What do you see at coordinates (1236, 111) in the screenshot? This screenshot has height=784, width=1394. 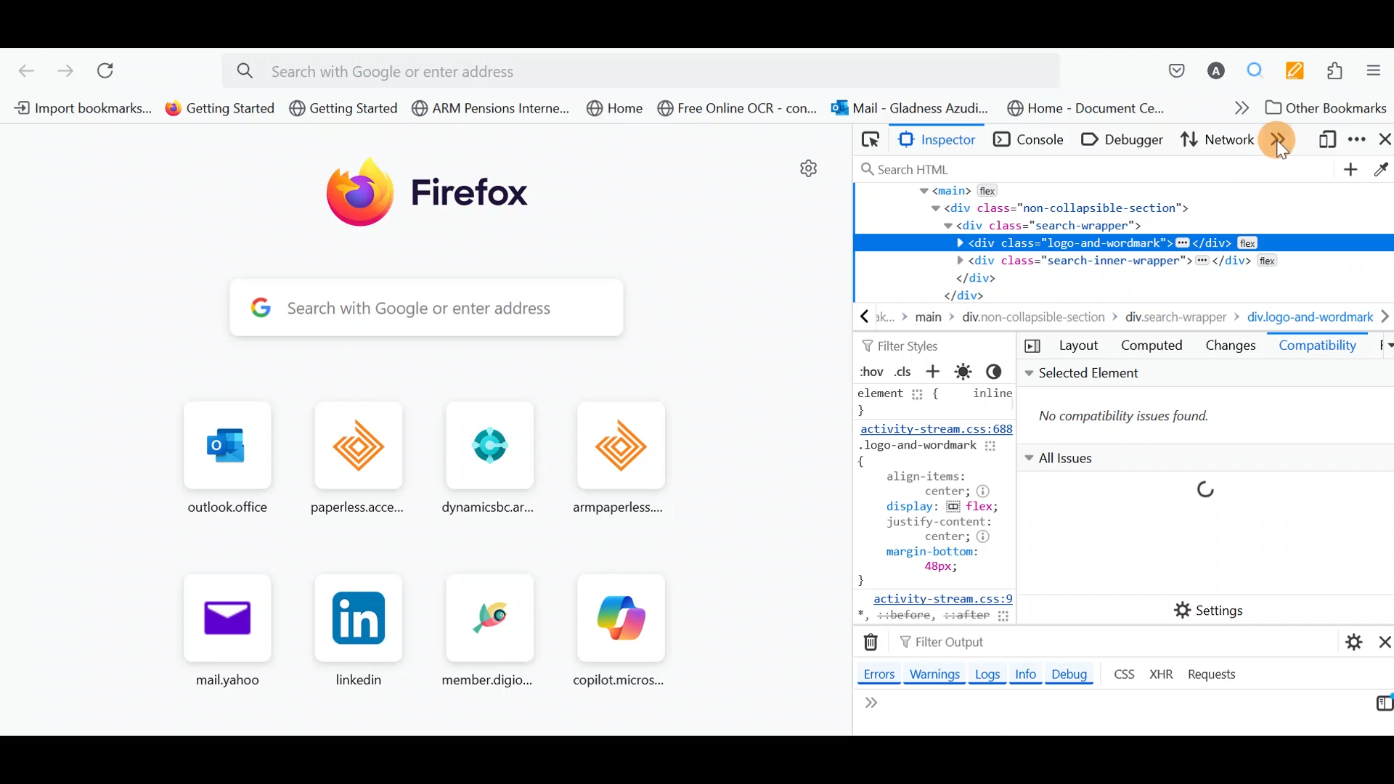 I see `Show more bookmarks` at bounding box center [1236, 111].